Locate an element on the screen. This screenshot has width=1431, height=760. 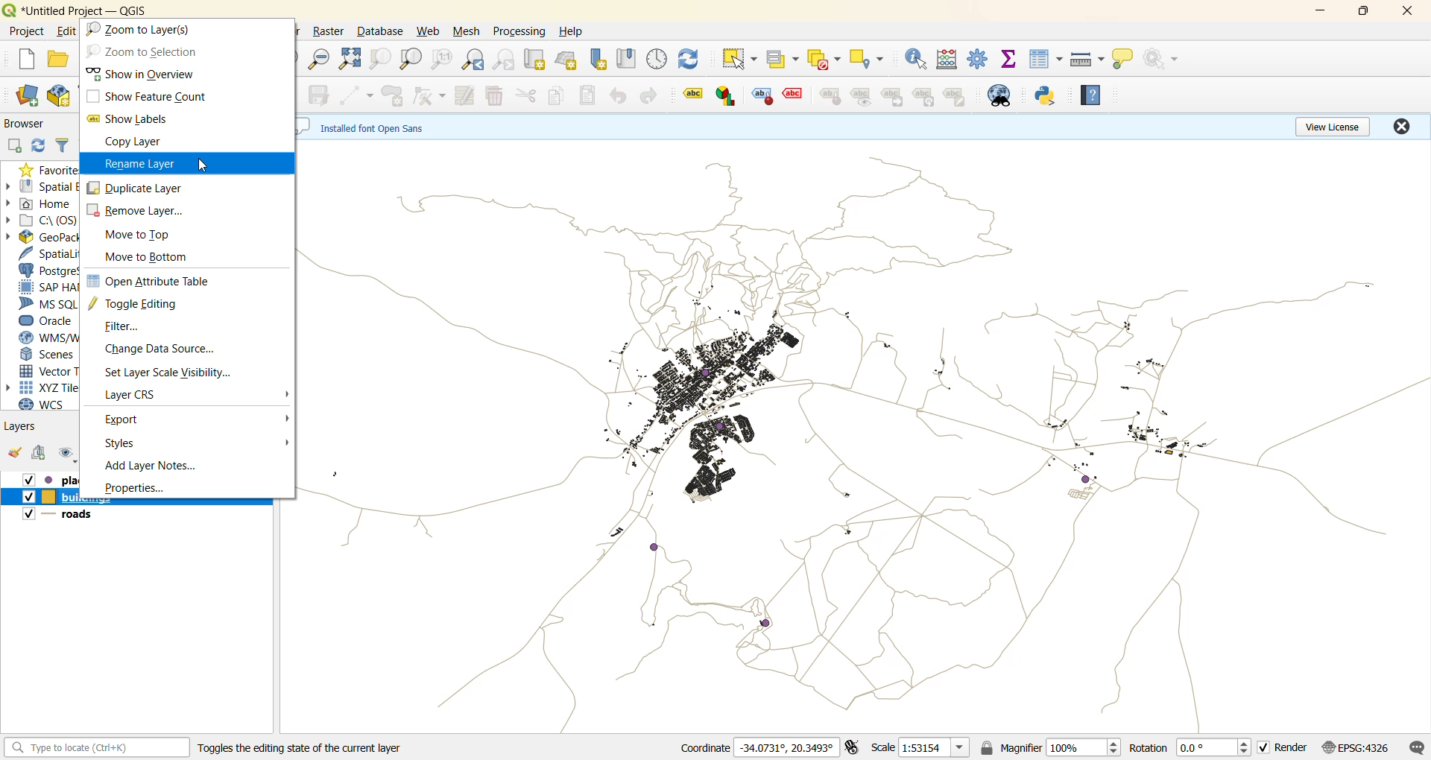
wms/wmts is located at coordinates (48, 338).